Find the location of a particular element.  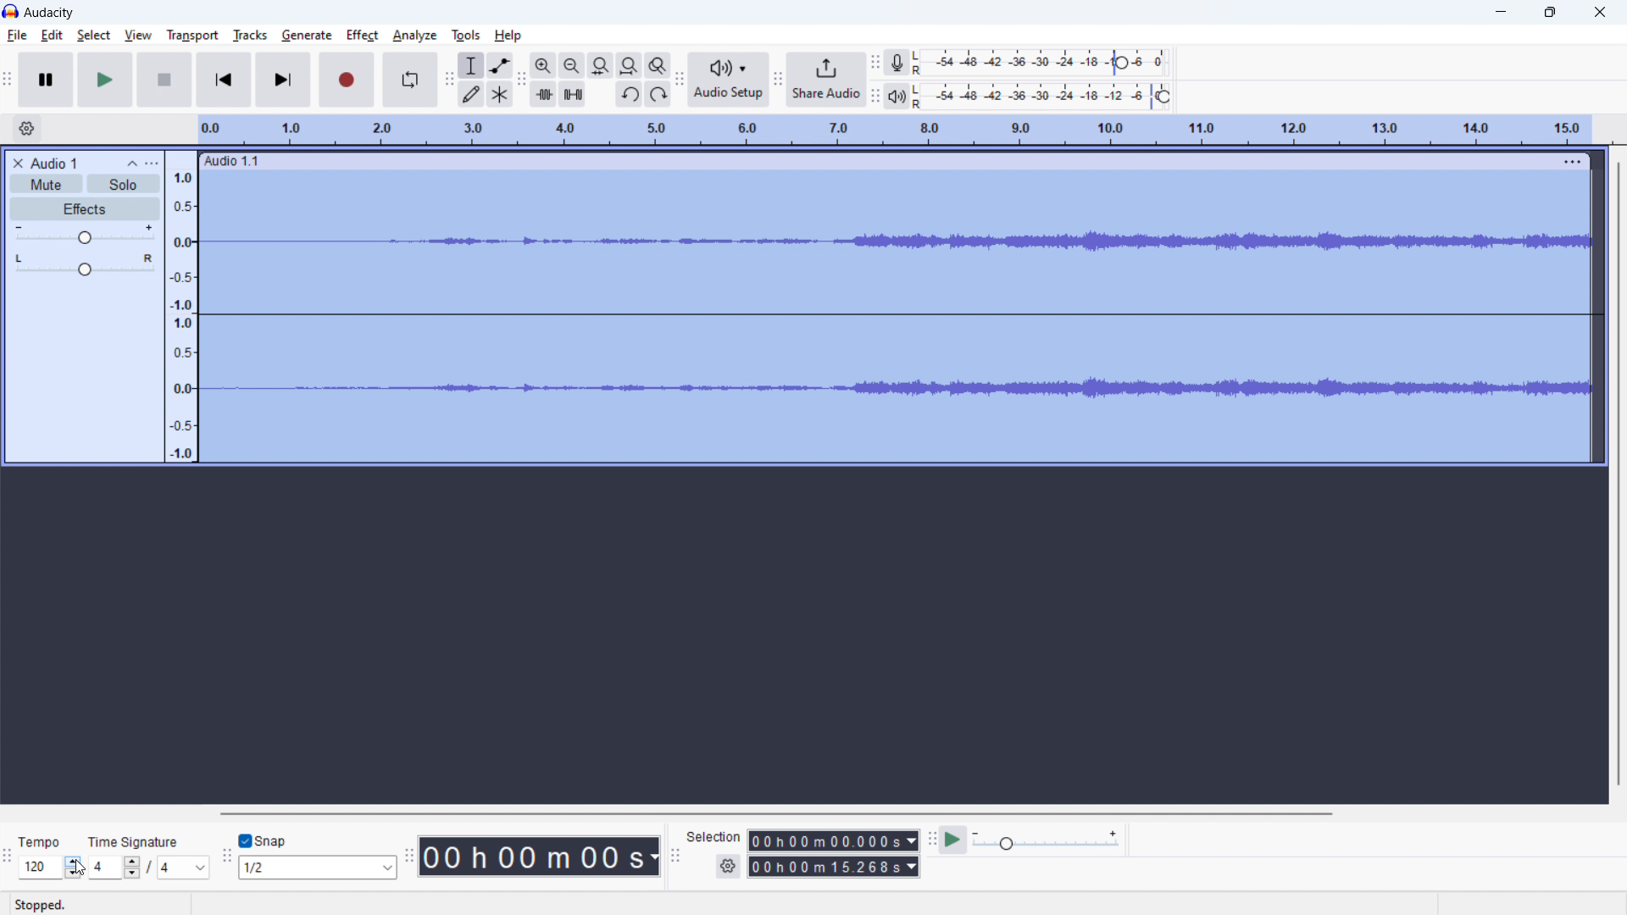

recording meter toolbar is located at coordinates (875, 63).